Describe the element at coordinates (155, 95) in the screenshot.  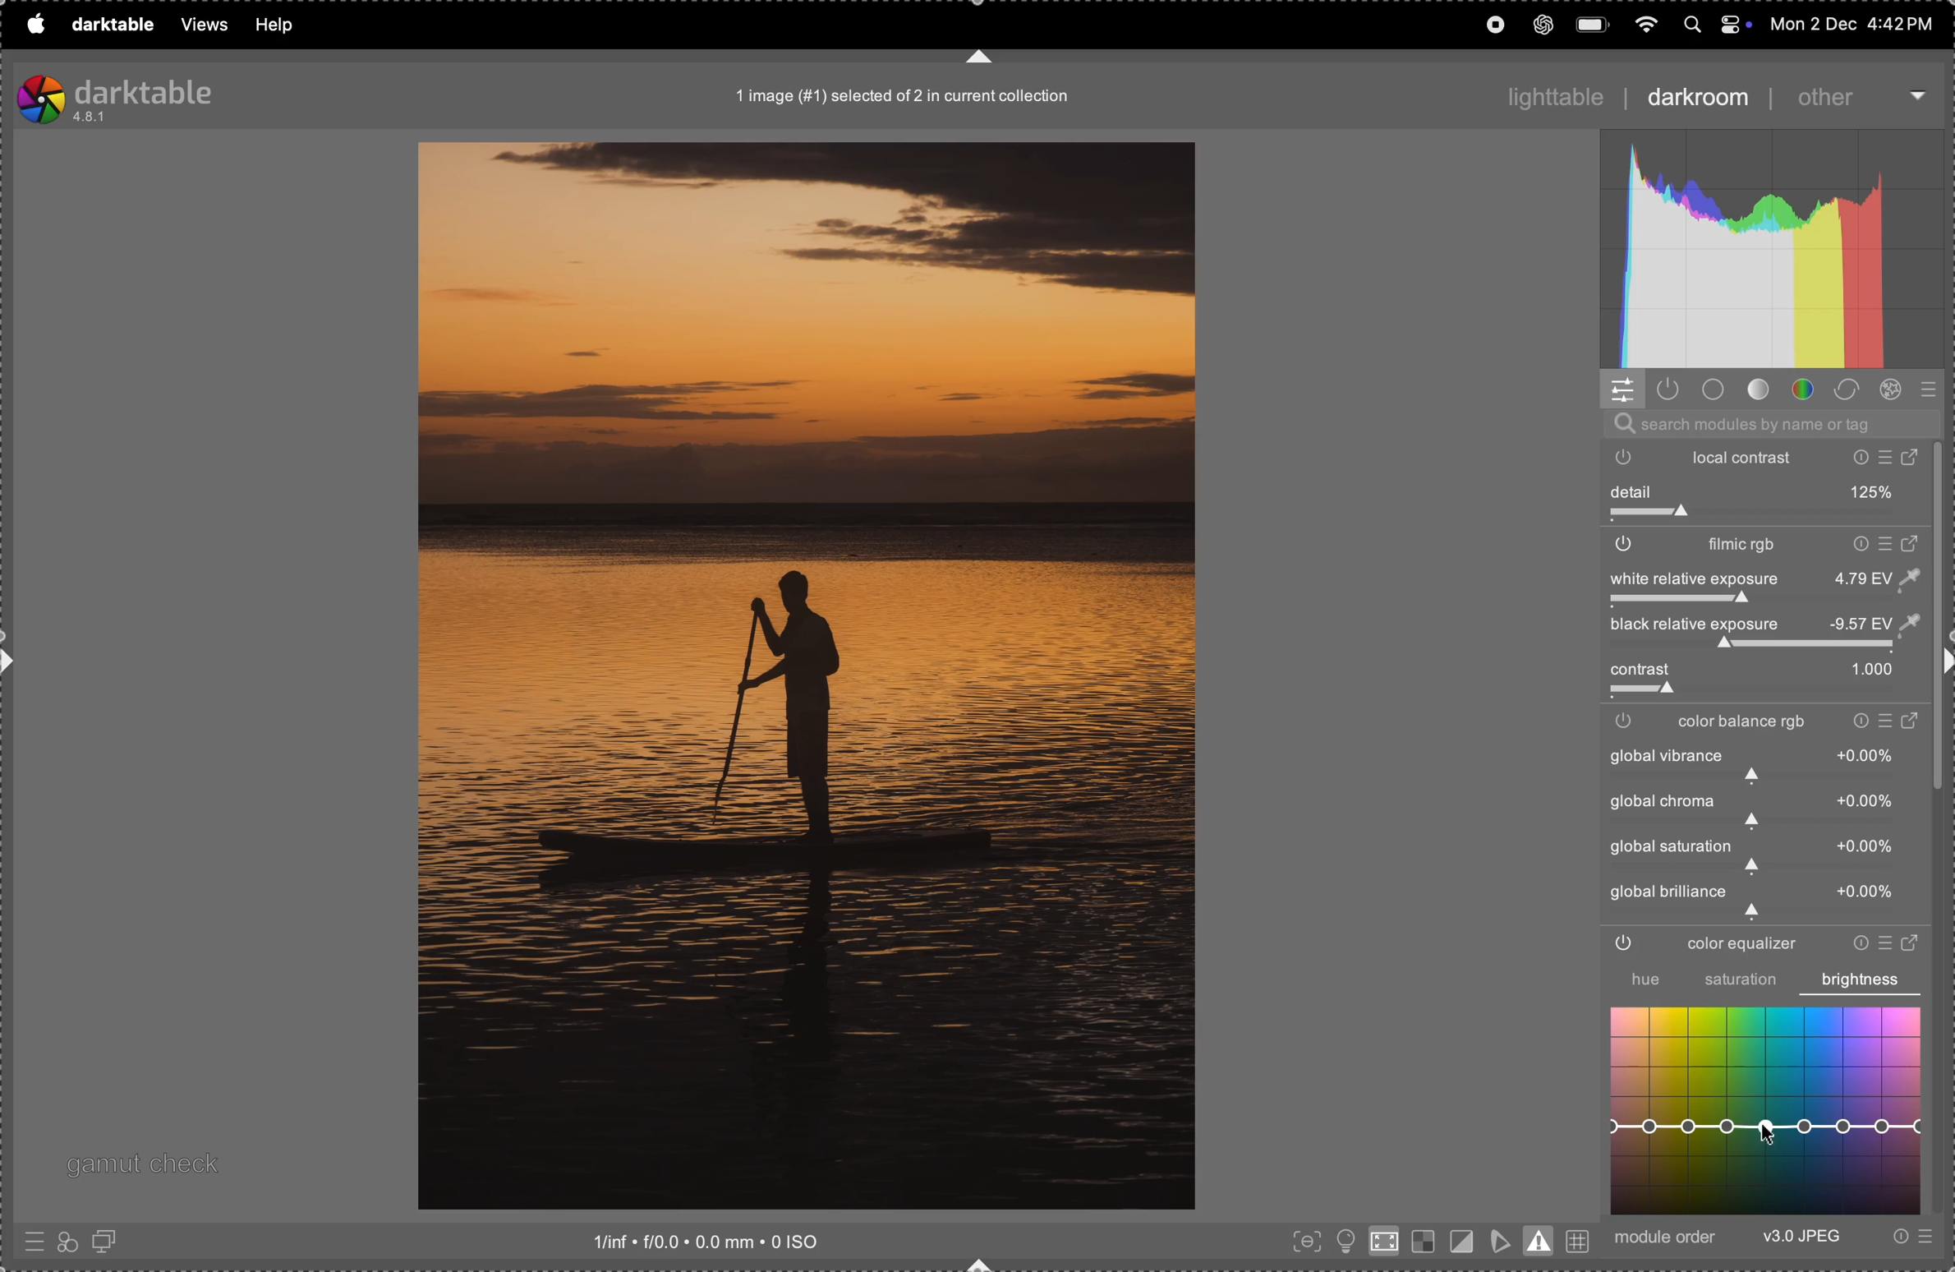
I see `darktable version` at that location.